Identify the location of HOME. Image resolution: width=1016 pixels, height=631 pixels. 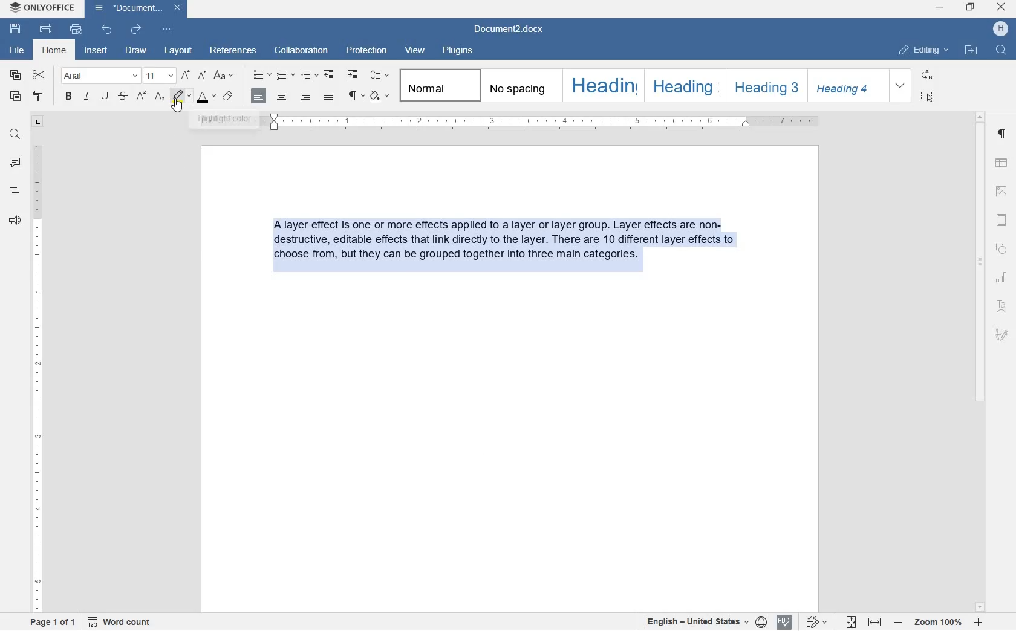
(55, 50).